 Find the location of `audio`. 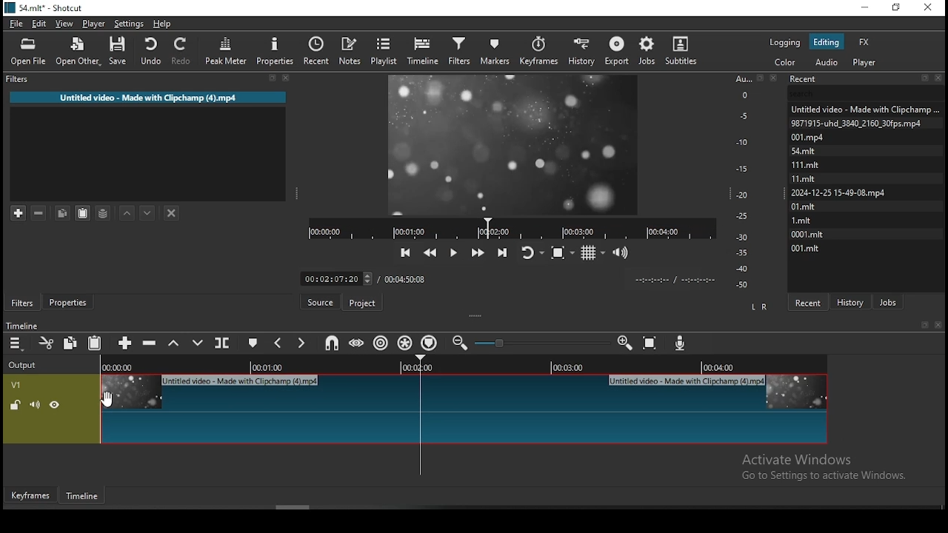

audio is located at coordinates (827, 61).